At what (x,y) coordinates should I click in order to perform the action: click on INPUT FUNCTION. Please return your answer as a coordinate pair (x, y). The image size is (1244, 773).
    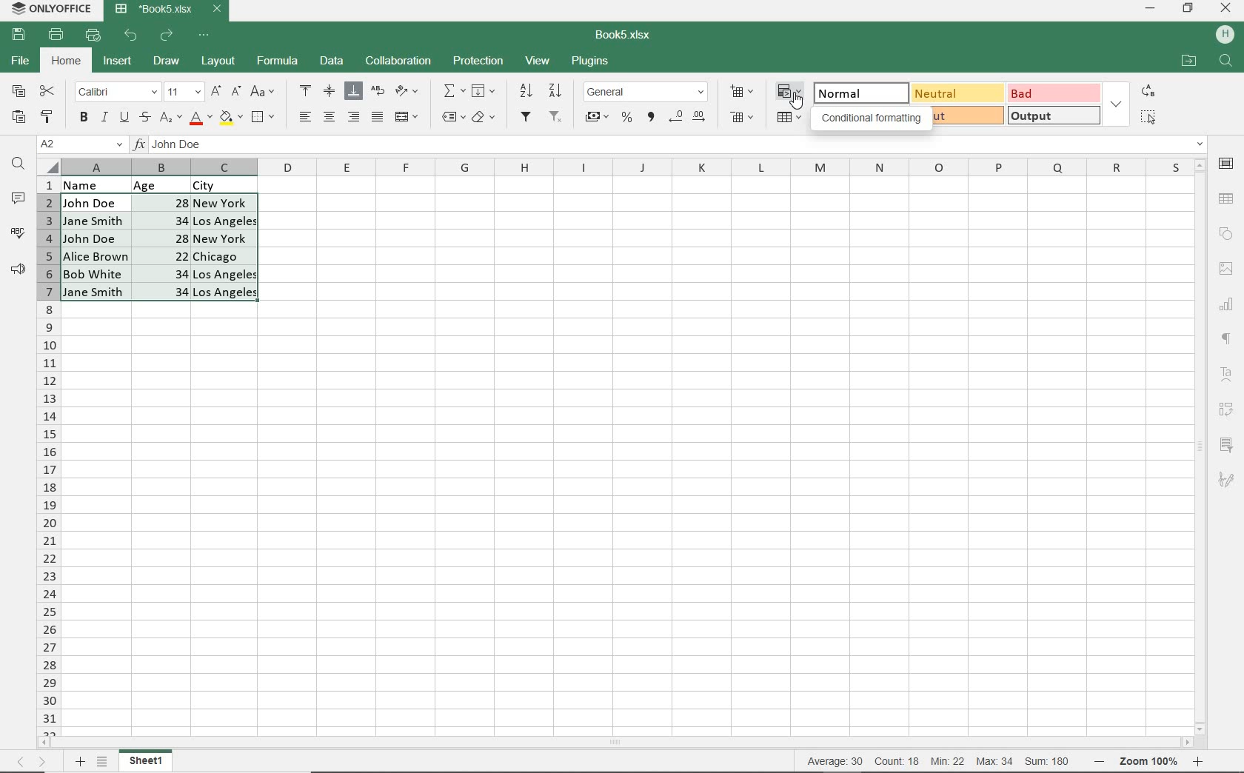
    Looking at the image, I should click on (669, 145).